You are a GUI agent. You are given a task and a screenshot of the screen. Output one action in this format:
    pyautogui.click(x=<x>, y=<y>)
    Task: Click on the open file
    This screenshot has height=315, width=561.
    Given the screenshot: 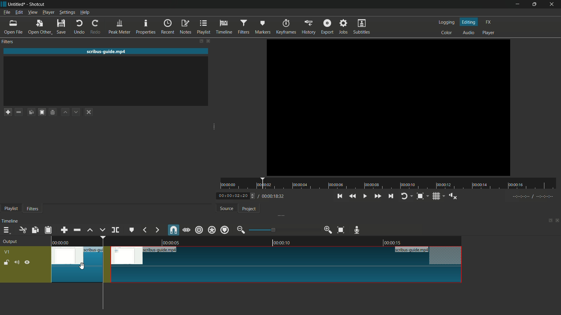 What is the action you would take?
    pyautogui.click(x=12, y=27)
    